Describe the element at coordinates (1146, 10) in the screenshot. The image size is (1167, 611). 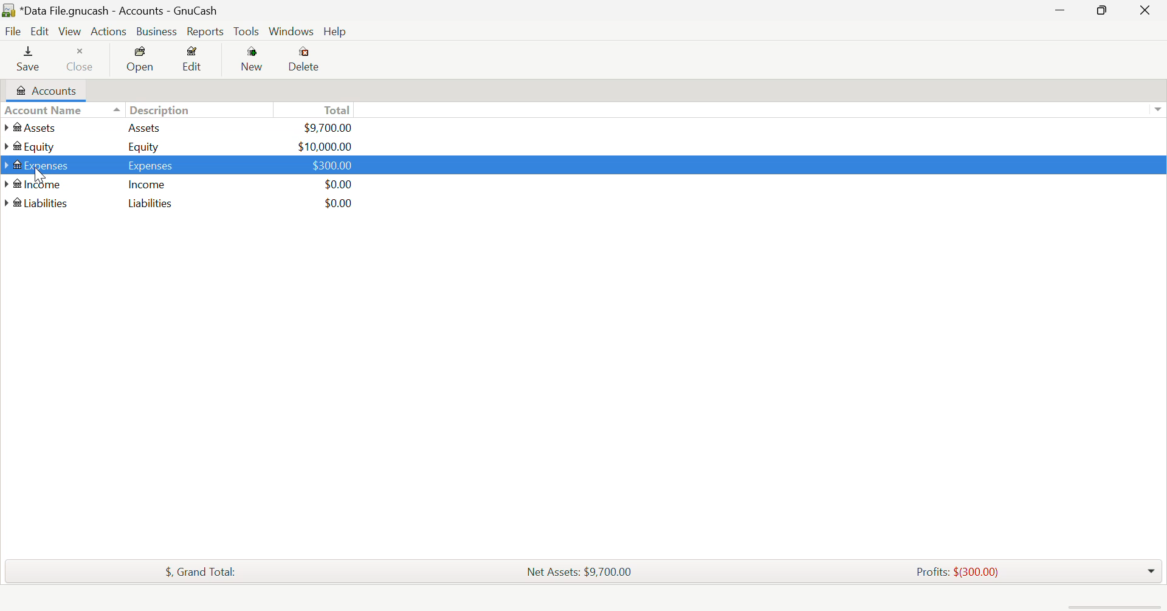
I see `Close Window` at that location.